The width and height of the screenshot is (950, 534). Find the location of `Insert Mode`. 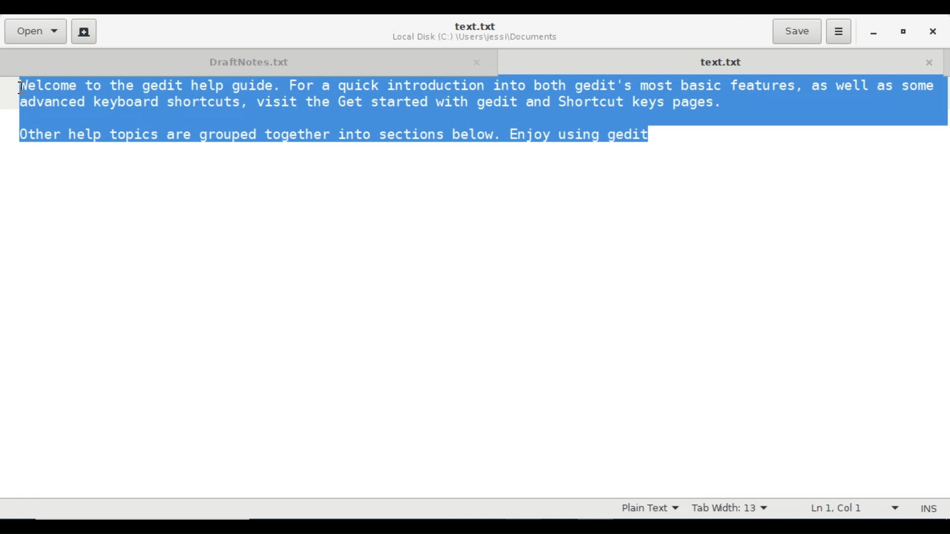

Insert Mode is located at coordinates (930, 509).